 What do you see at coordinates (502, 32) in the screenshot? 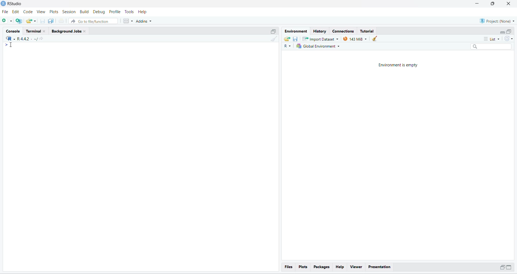
I see `Expand/collapse` at bounding box center [502, 32].